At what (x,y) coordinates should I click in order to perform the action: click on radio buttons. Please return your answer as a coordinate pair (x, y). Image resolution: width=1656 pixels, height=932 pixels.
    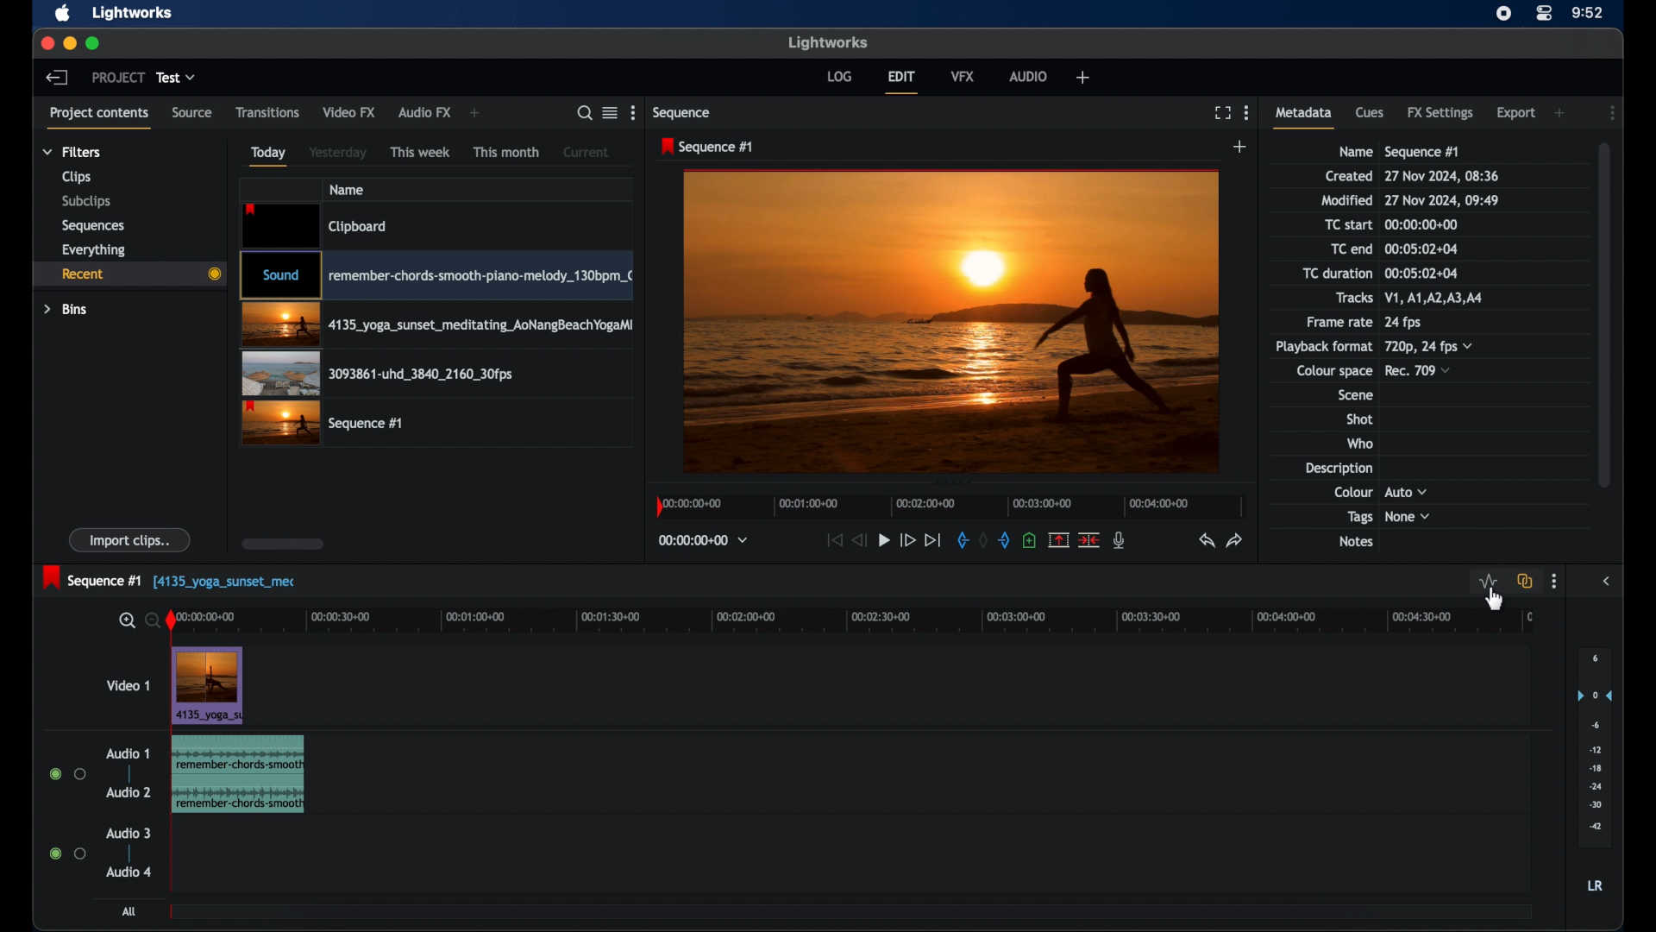
    Looking at the image, I should click on (66, 853).